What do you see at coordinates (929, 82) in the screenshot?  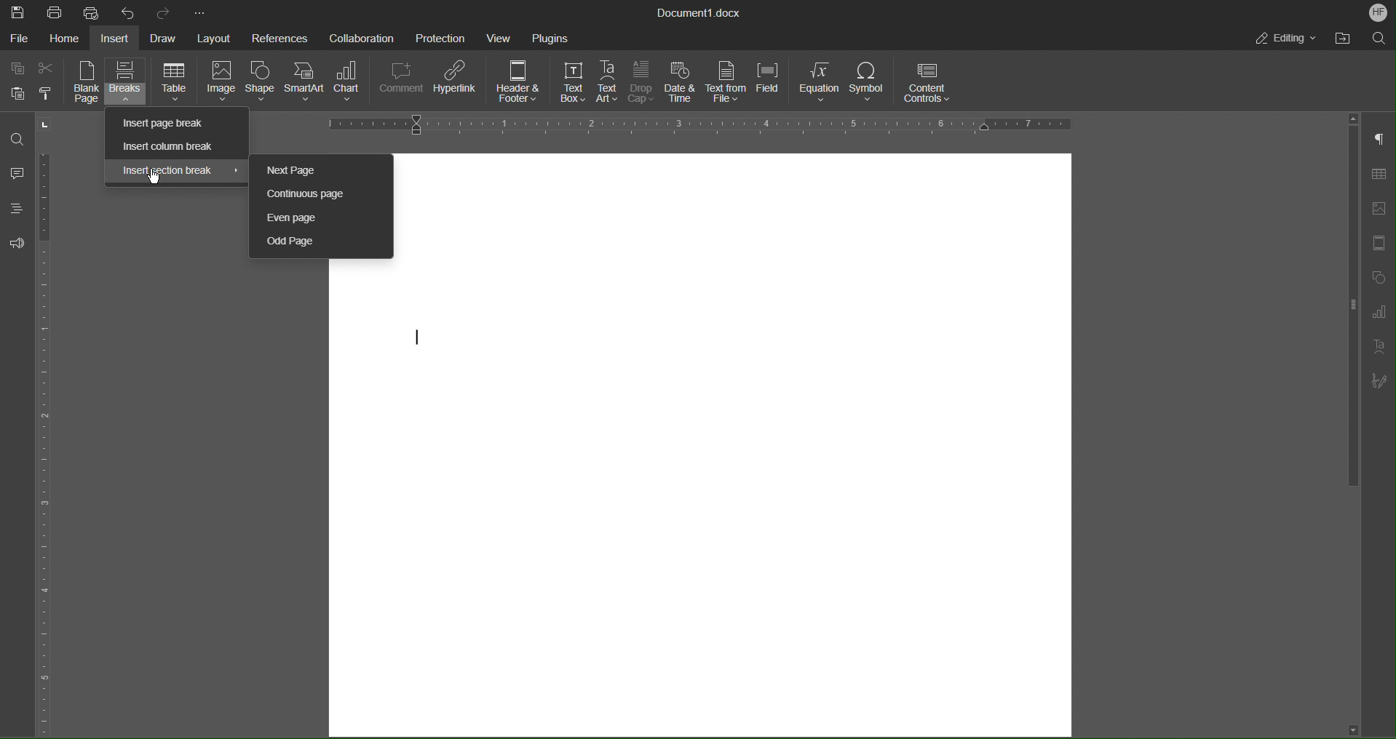 I see `Content Controls` at bounding box center [929, 82].